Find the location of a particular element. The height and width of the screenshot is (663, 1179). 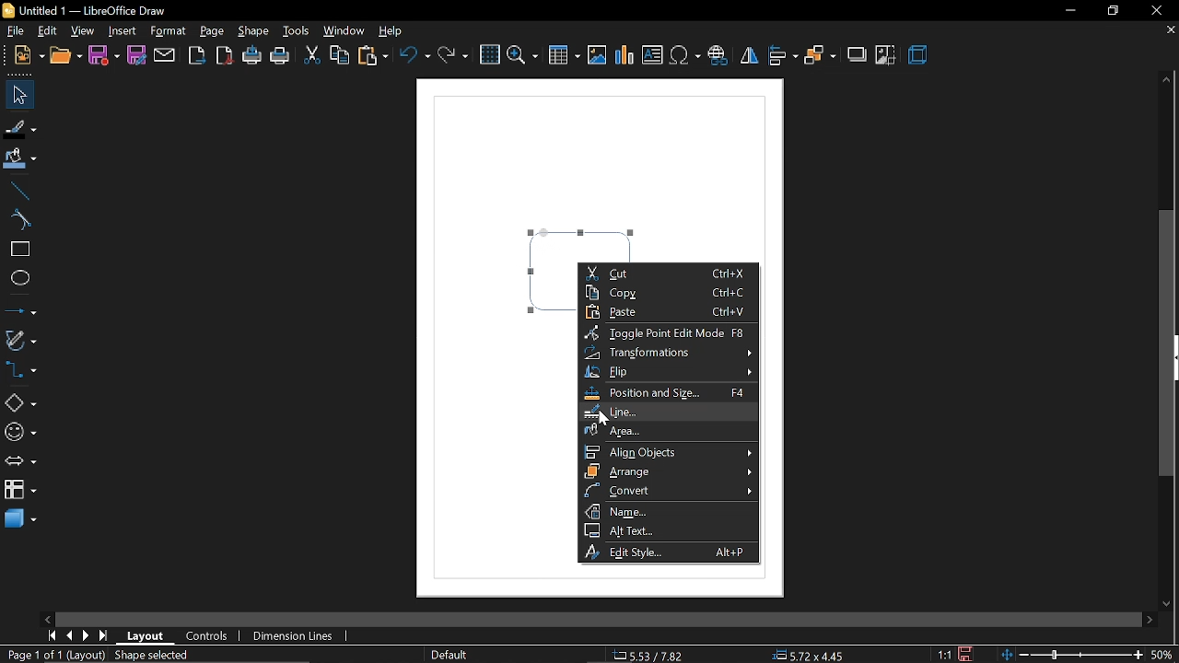

area is located at coordinates (665, 430).